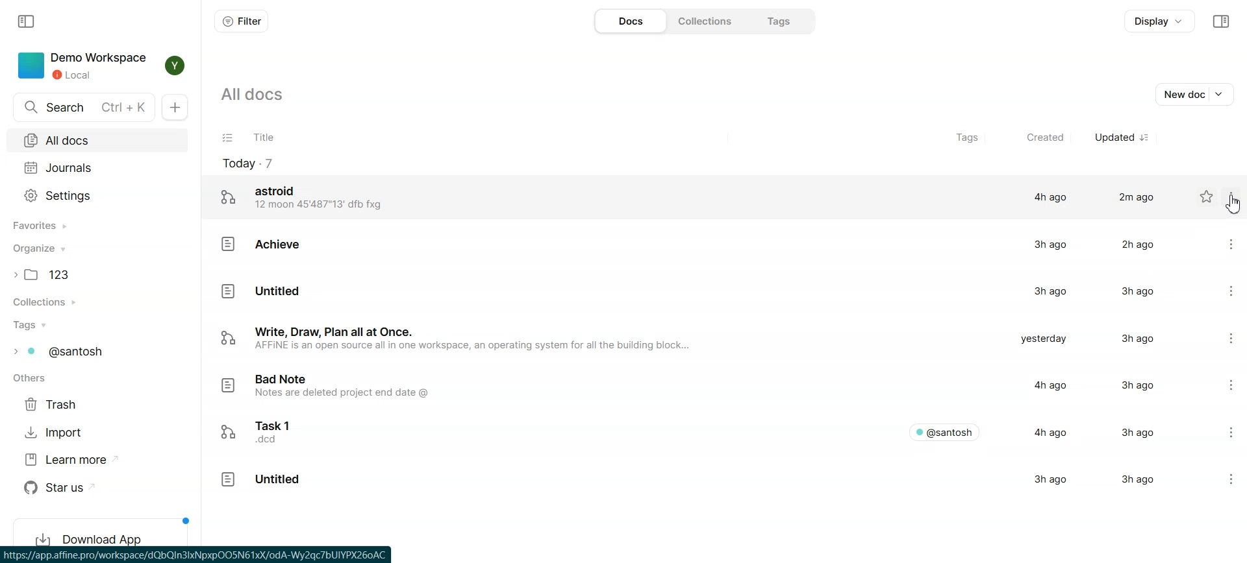  What do you see at coordinates (945, 431) in the screenshot?
I see `© @santosh` at bounding box center [945, 431].